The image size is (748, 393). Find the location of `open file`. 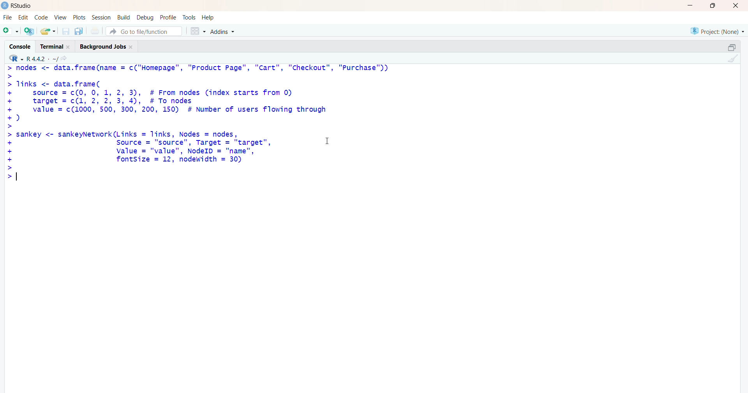

open file is located at coordinates (48, 32).